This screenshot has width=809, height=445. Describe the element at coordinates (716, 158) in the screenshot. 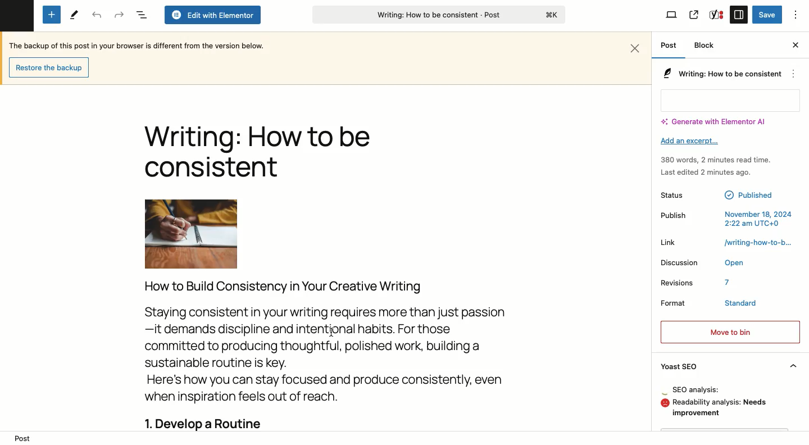

I see `380 words, 2 minutes read time.` at that location.